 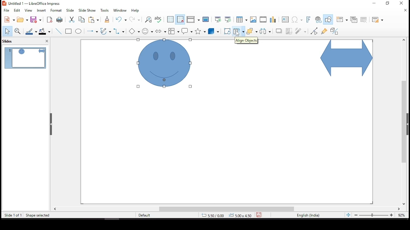 I want to click on 0.00x0.00, so click(x=240, y=215).